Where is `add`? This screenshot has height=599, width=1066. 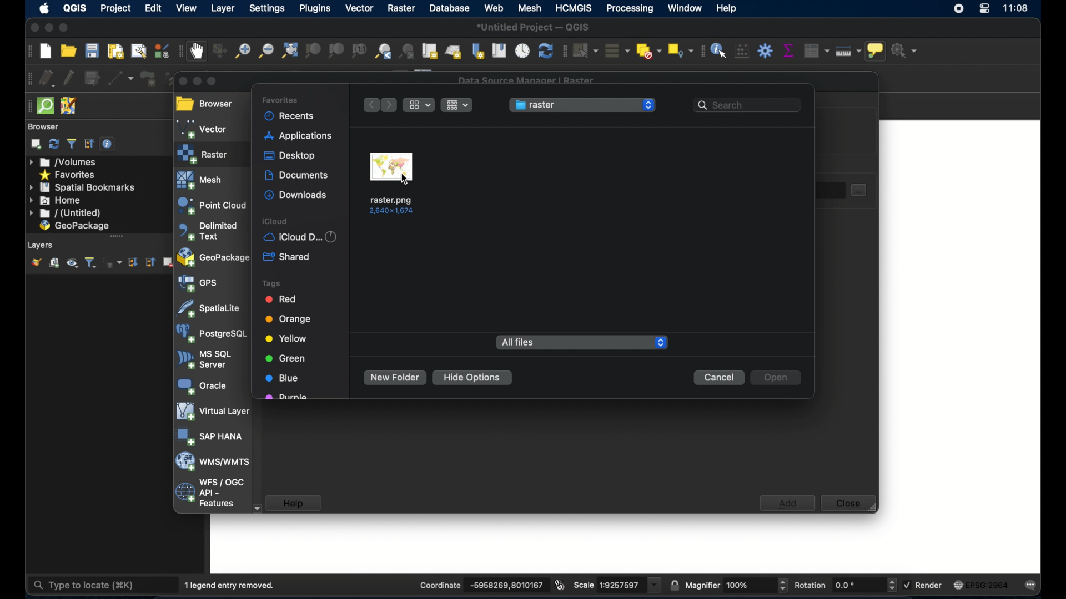 add is located at coordinates (786, 503).